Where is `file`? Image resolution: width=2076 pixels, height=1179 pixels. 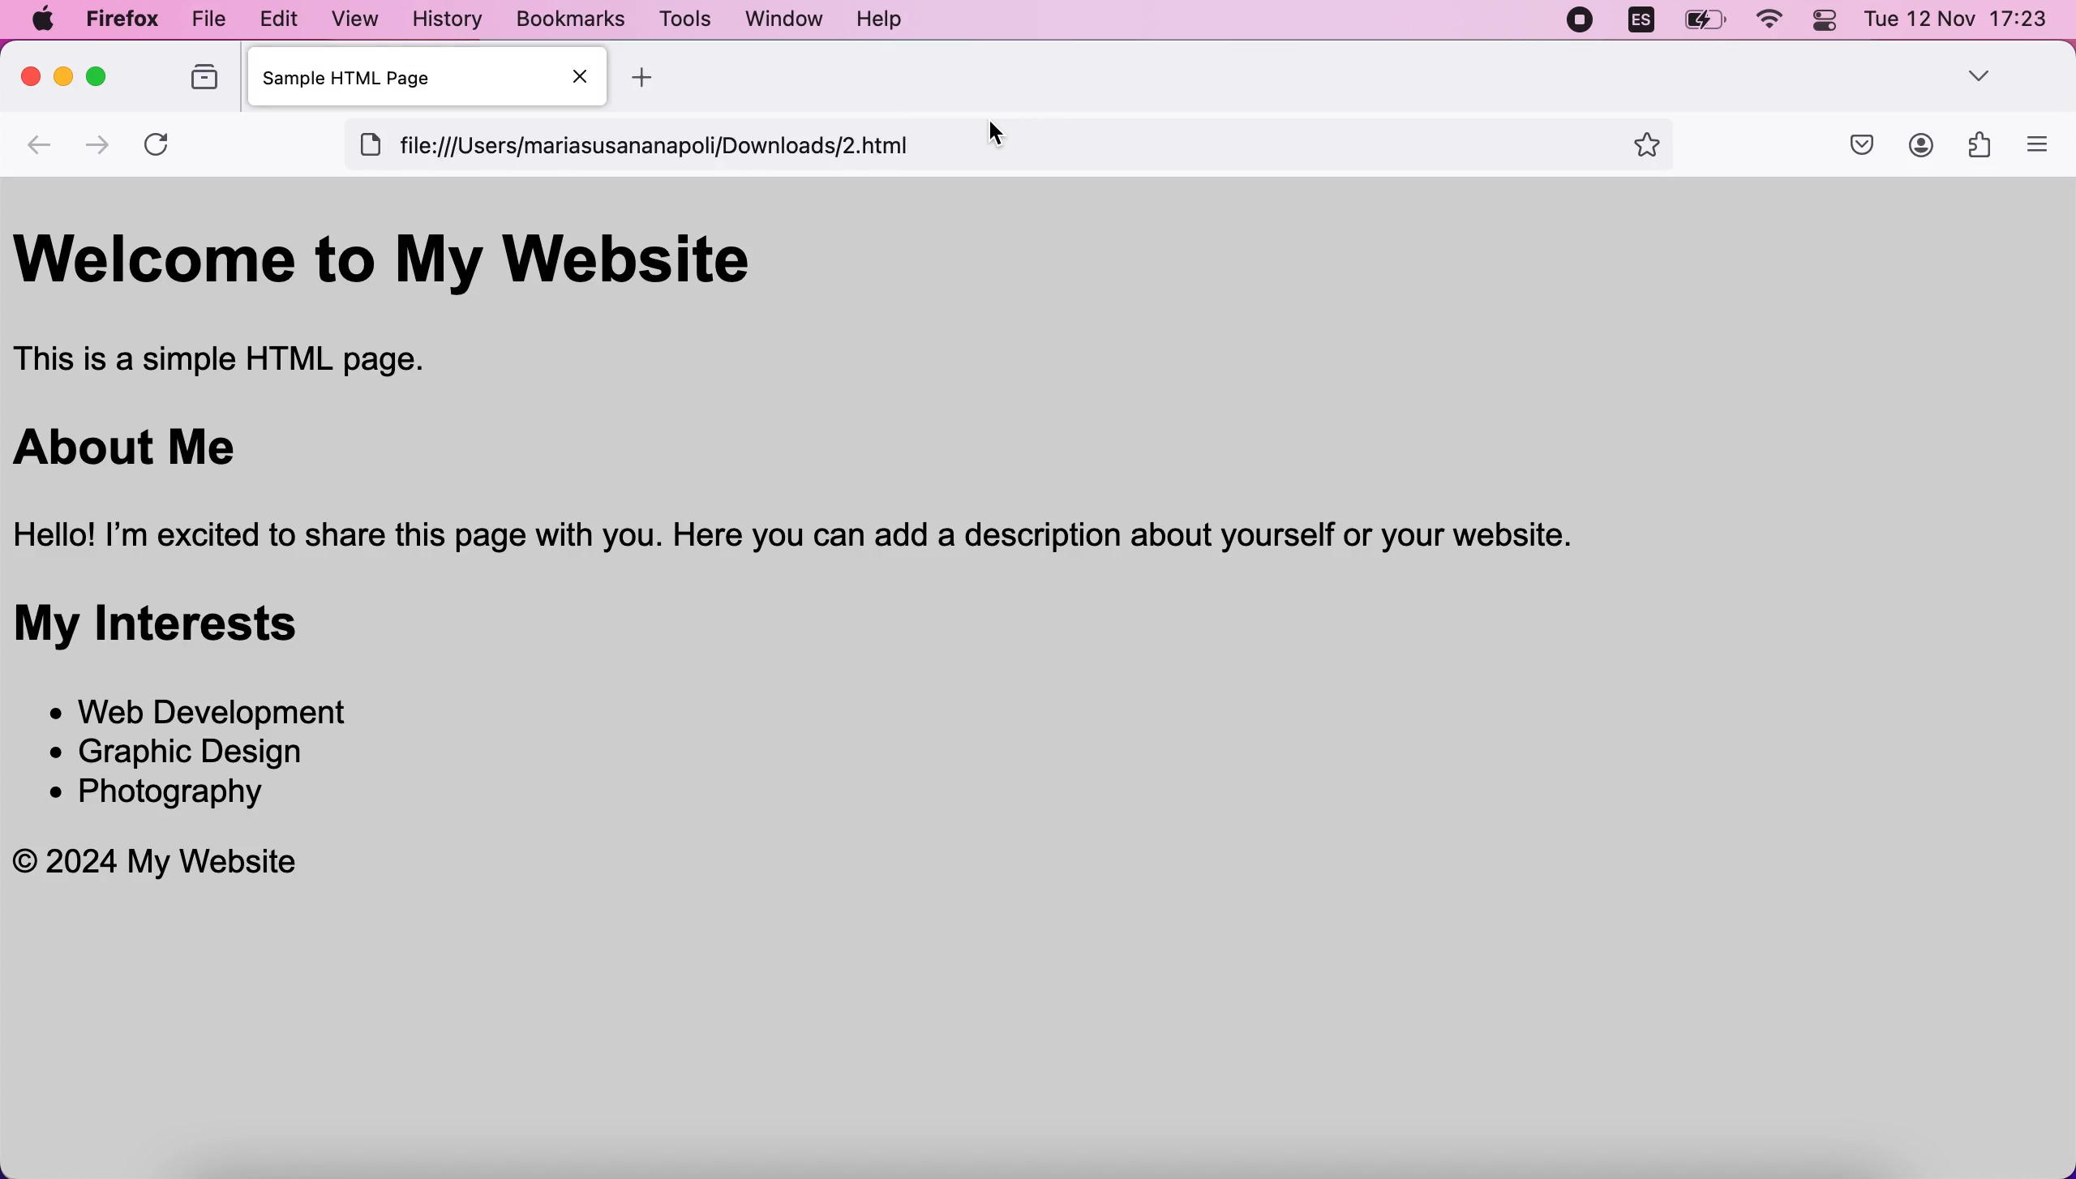
file is located at coordinates (209, 21).